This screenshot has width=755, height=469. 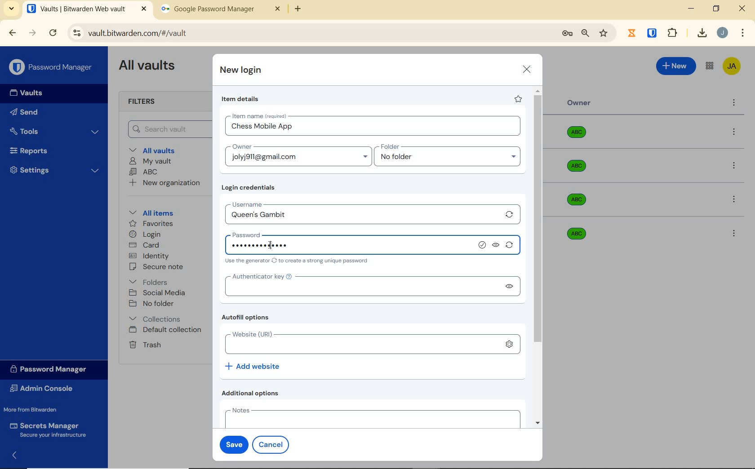 What do you see at coordinates (39, 149) in the screenshot?
I see `Reports` at bounding box center [39, 149].